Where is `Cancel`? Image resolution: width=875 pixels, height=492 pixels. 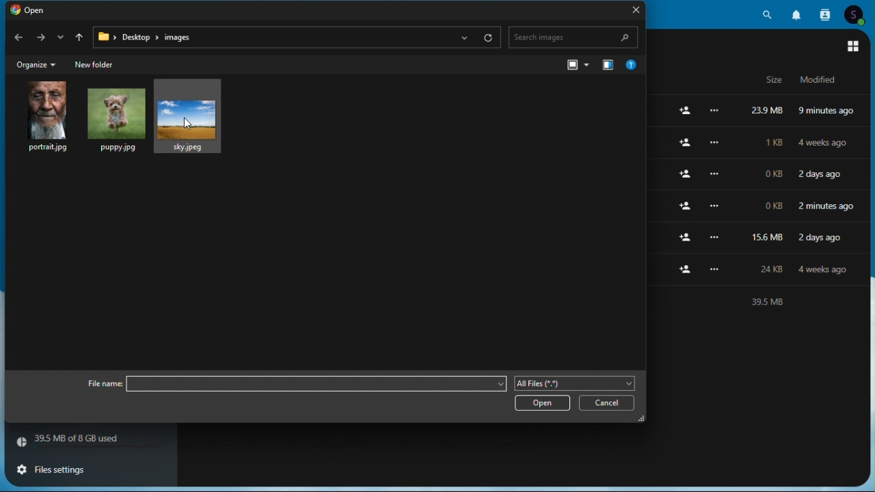 Cancel is located at coordinates (608, 403).